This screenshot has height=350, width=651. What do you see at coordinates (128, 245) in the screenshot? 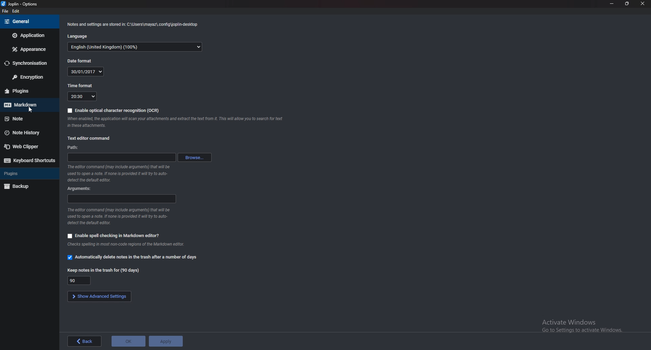
I see `Info` at bounding box center [128, 245].